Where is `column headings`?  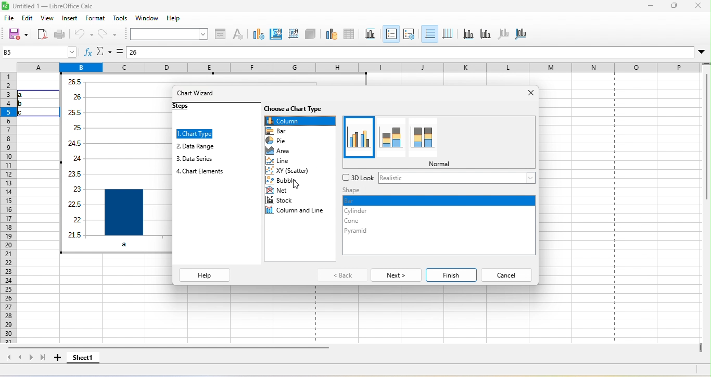 column headings is located at coordinates (358, 67).